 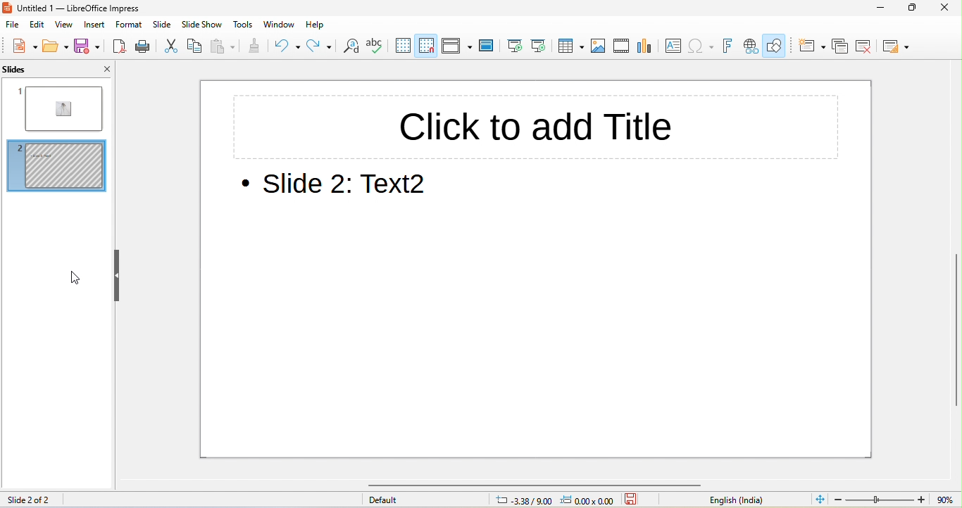 What do you see at coordinates (897, 500) in the screenshot?
I see `zoom` at bounding box center [897, 500].